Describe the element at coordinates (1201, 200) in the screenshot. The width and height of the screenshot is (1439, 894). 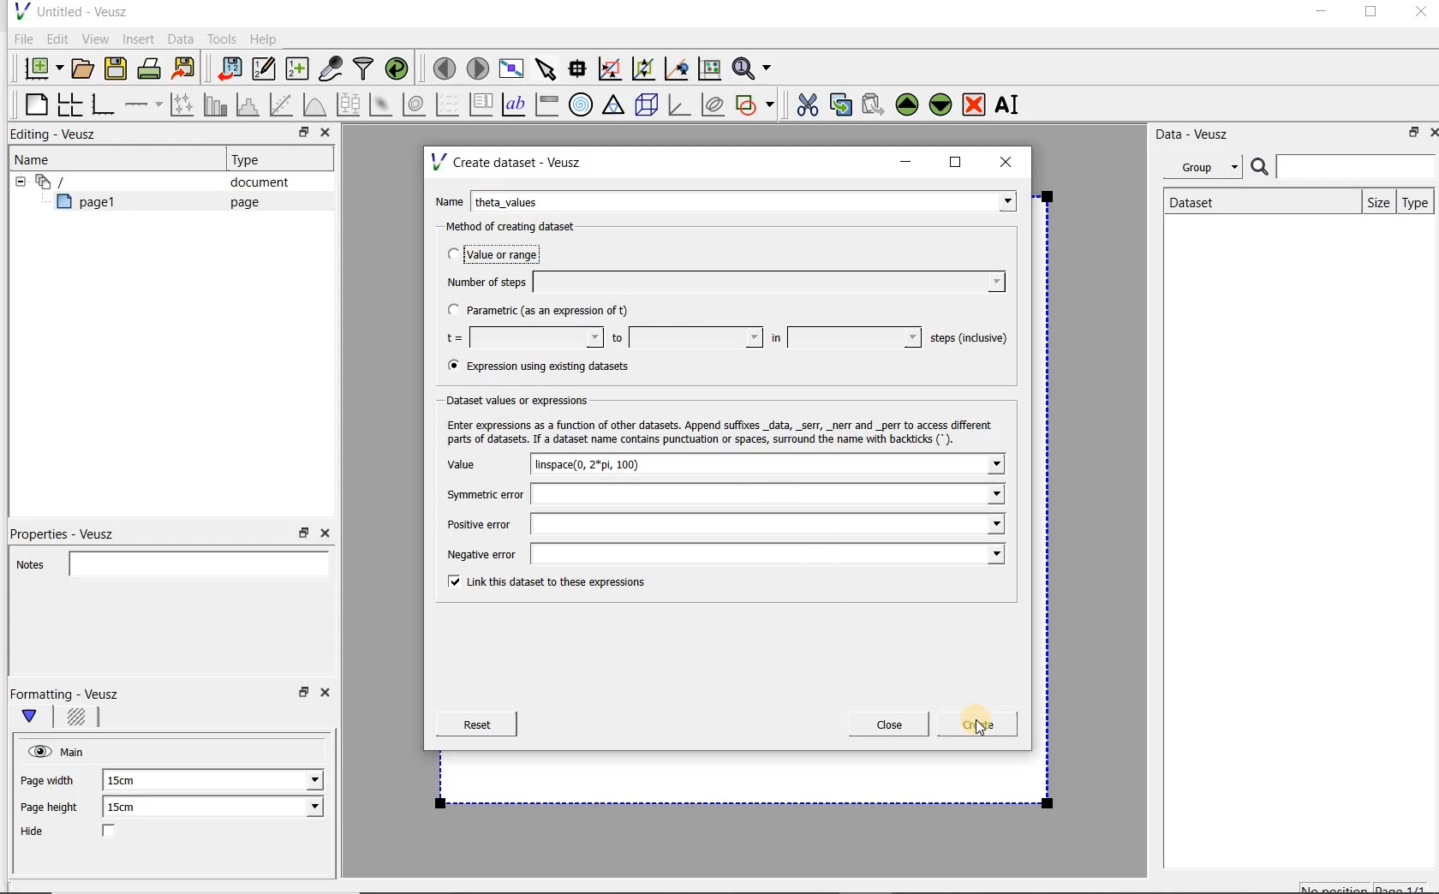
I see `Dataset` at that location.